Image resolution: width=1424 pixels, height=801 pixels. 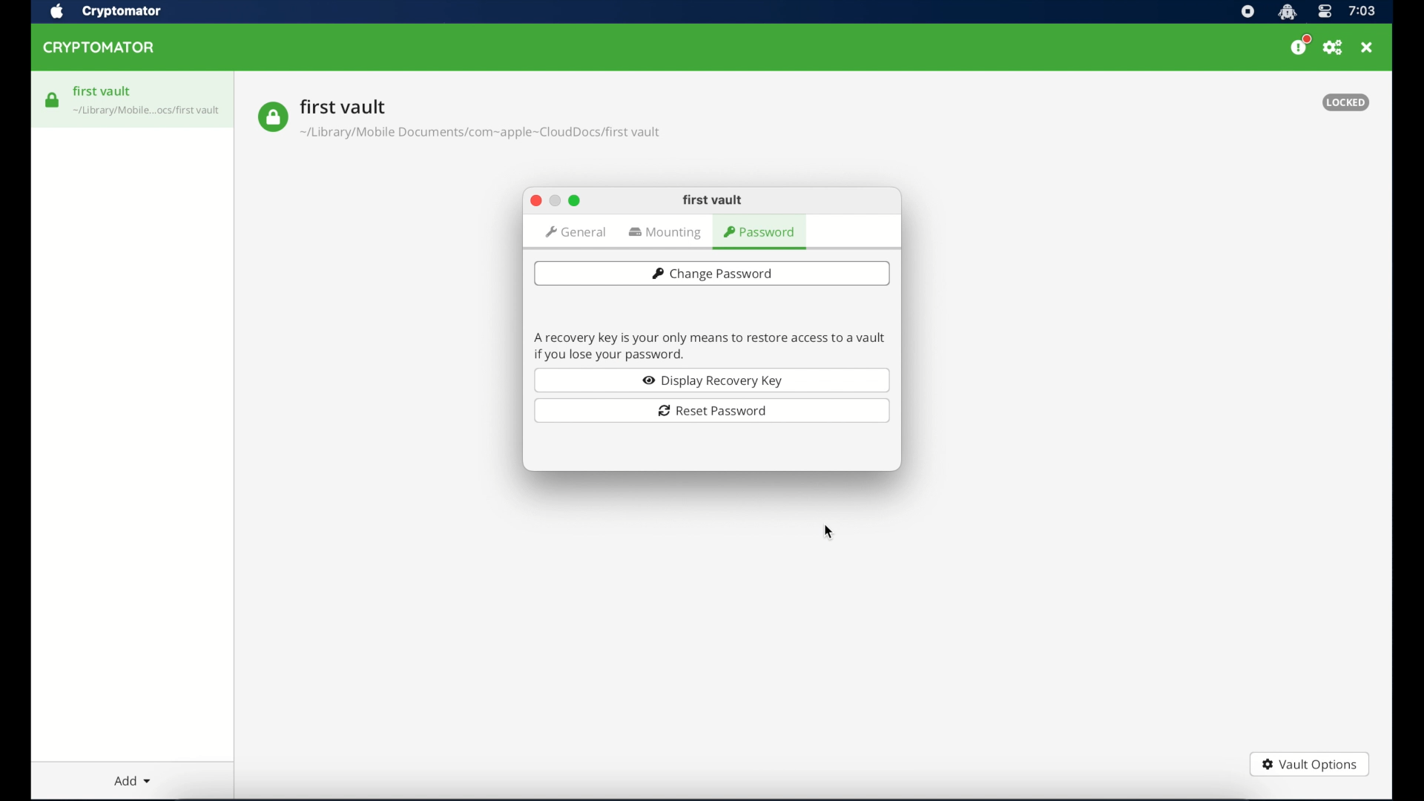 I want to click on add dropdown, so click(x=133, y=780).